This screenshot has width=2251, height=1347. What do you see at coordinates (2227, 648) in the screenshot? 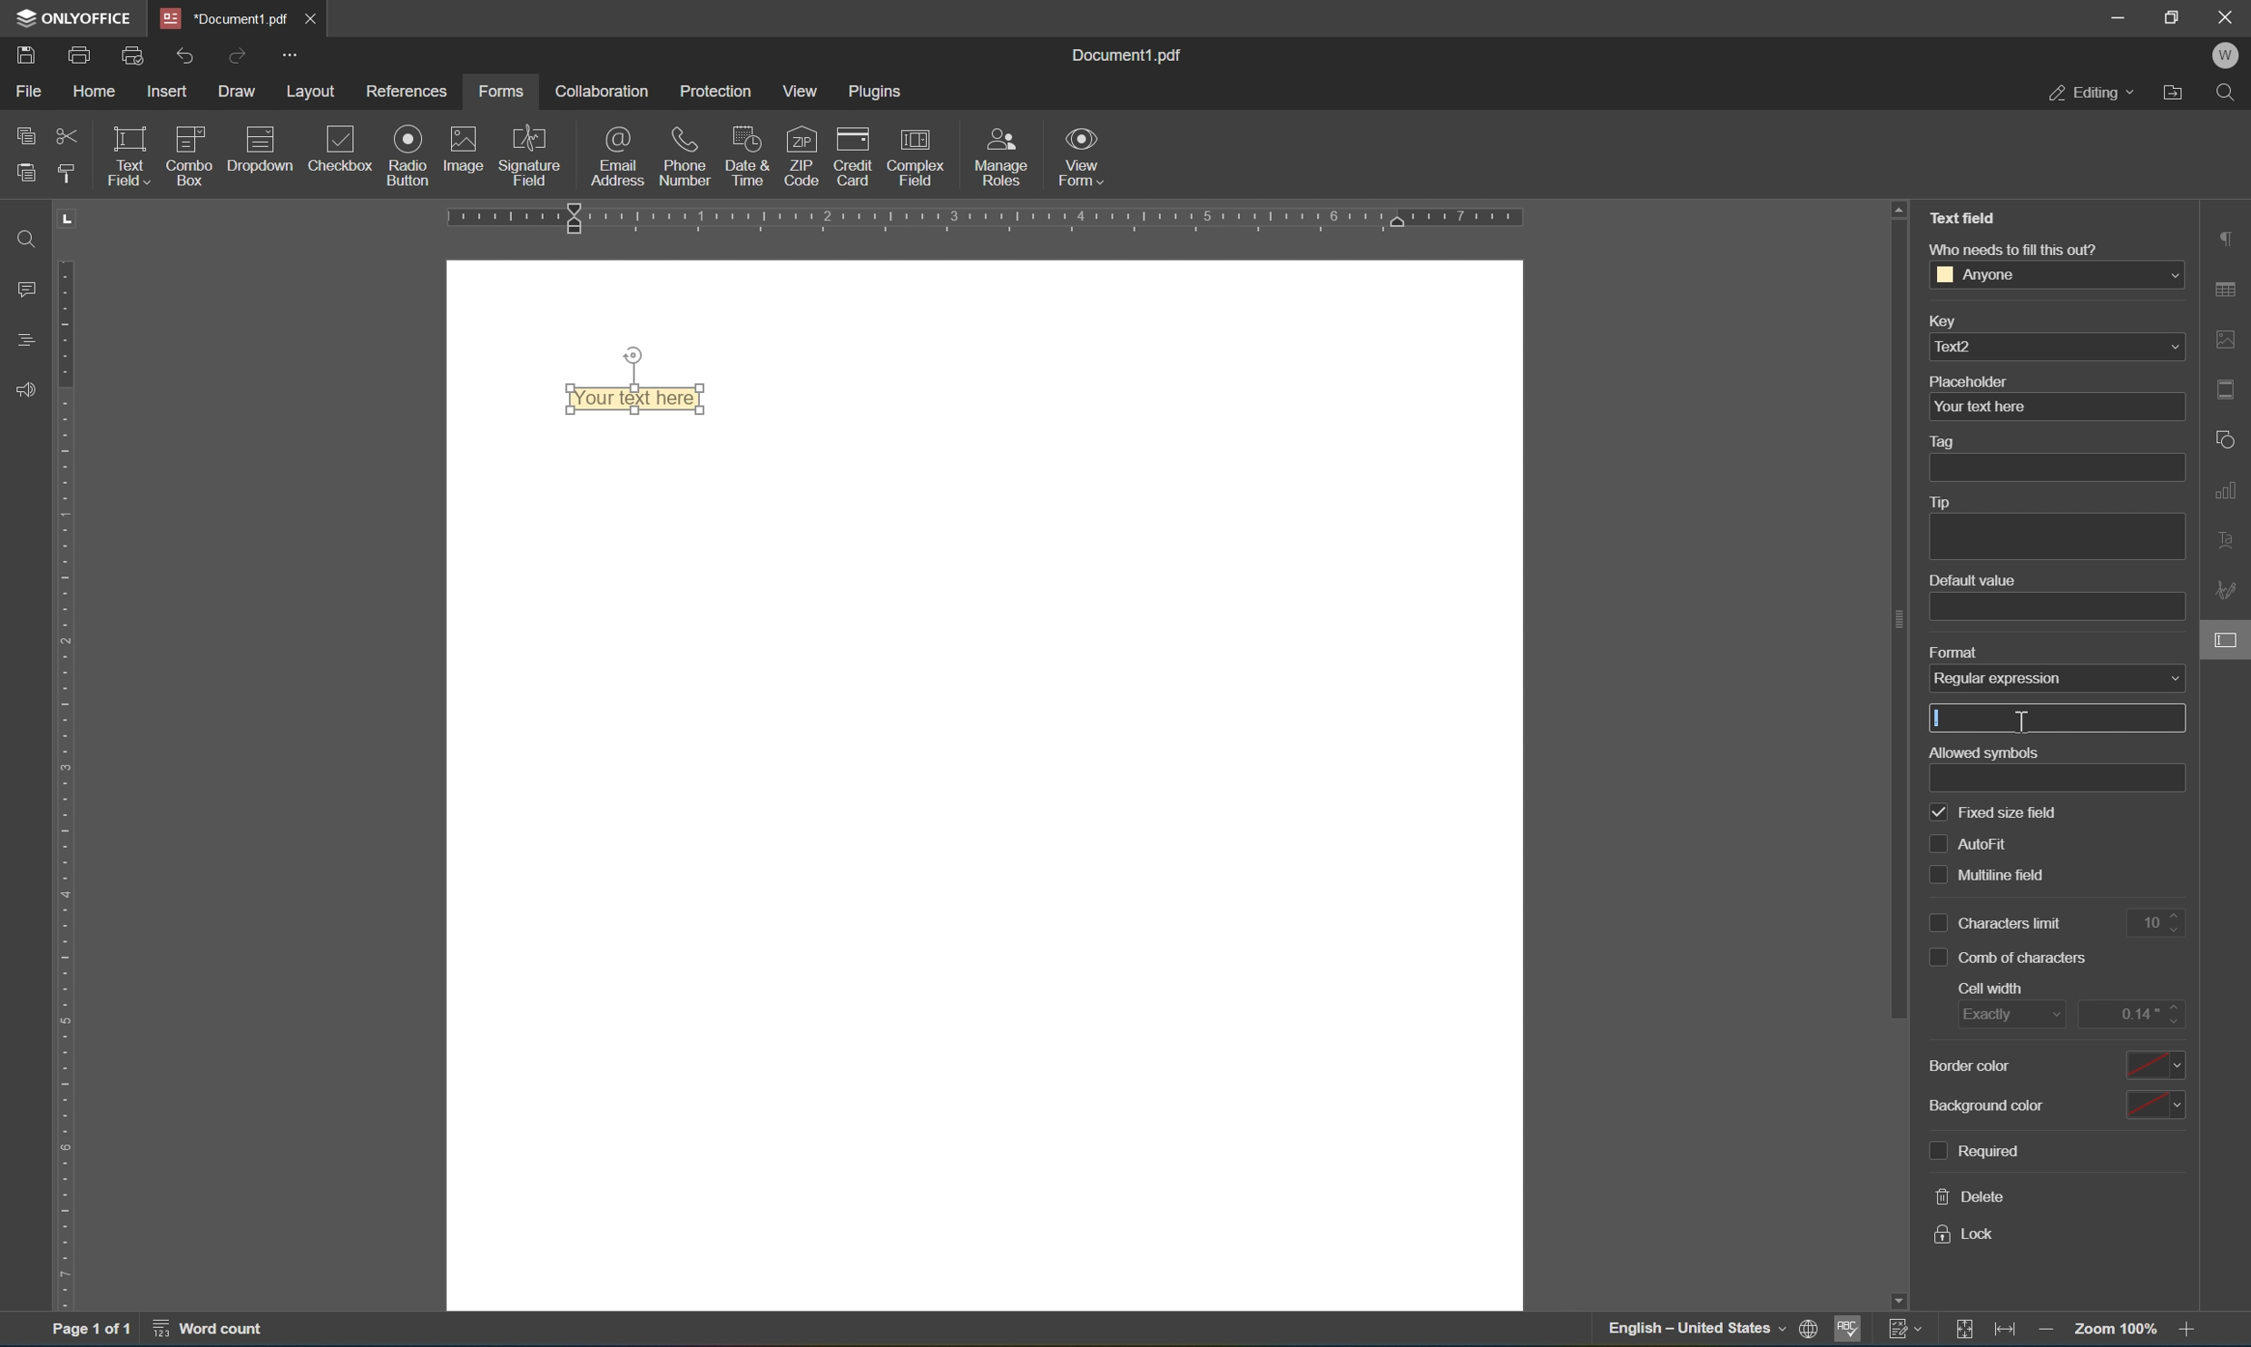
I see `form settings` at bounding box center [2227, 648].